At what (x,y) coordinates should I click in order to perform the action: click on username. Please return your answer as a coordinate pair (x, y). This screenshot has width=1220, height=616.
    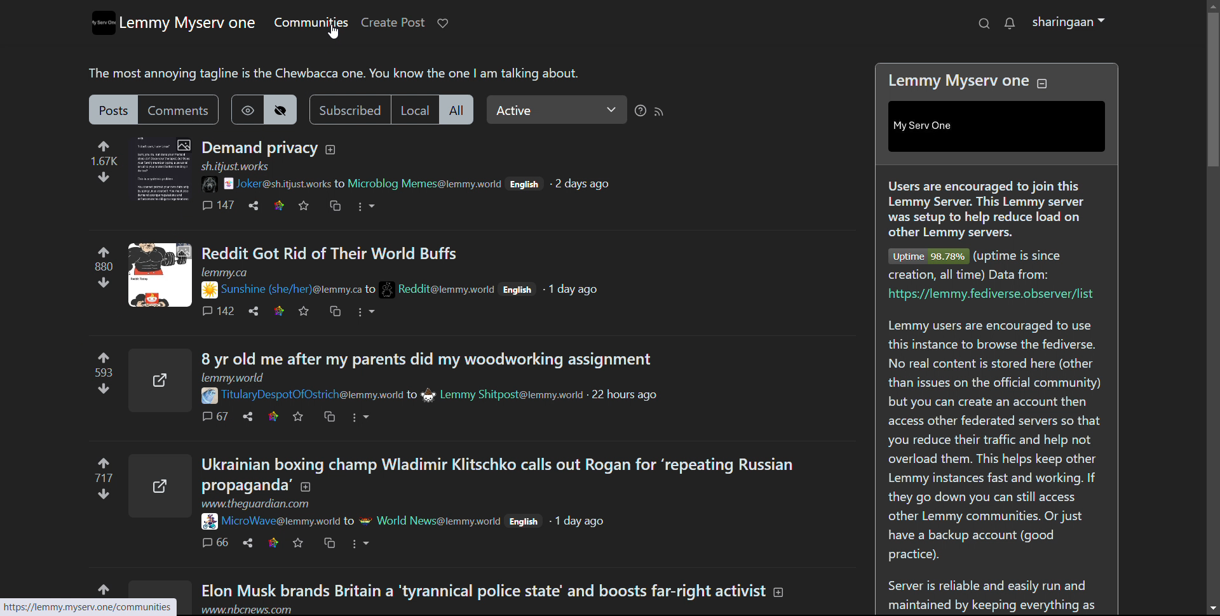
    Looking at the image, I should click on (439, 521).